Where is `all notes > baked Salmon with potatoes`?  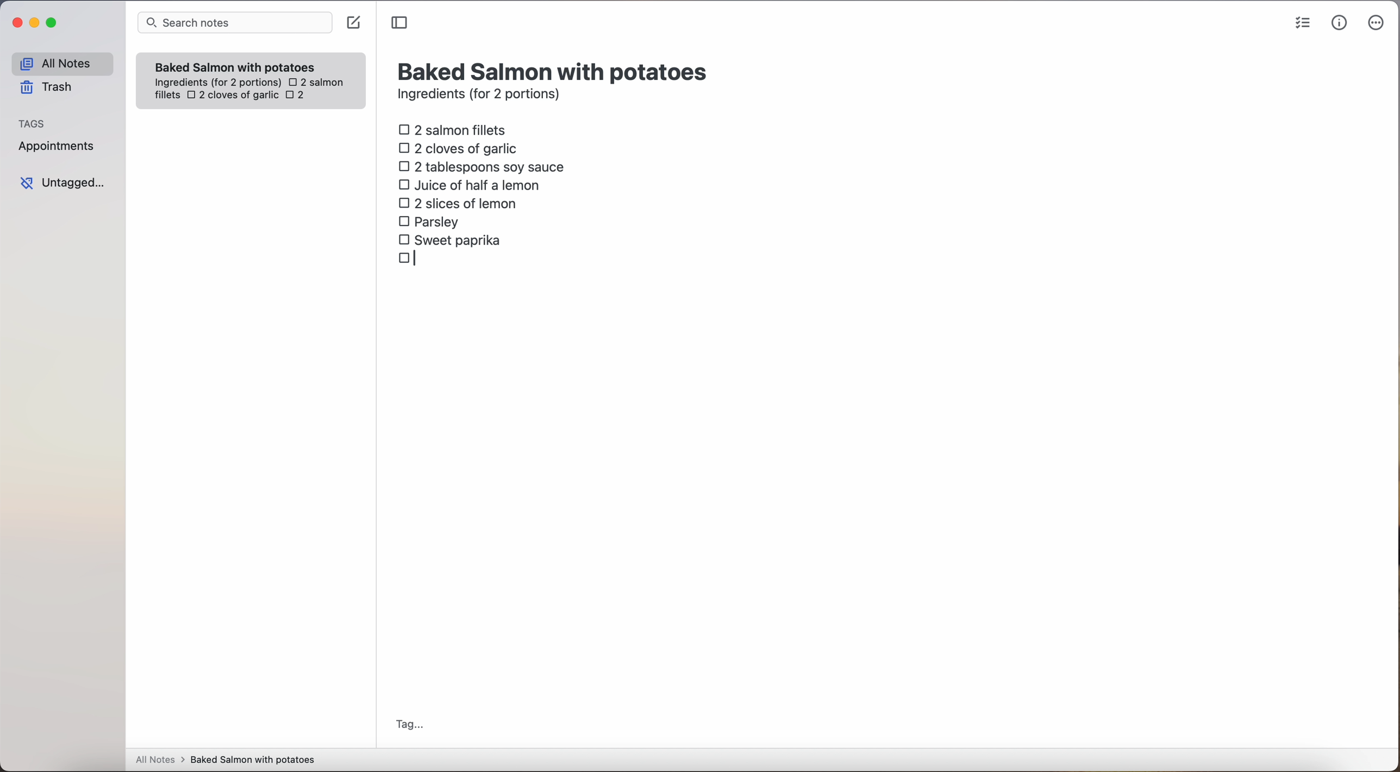 all notes > baked Salmon with potatoes is located at coordinates (226, 759).